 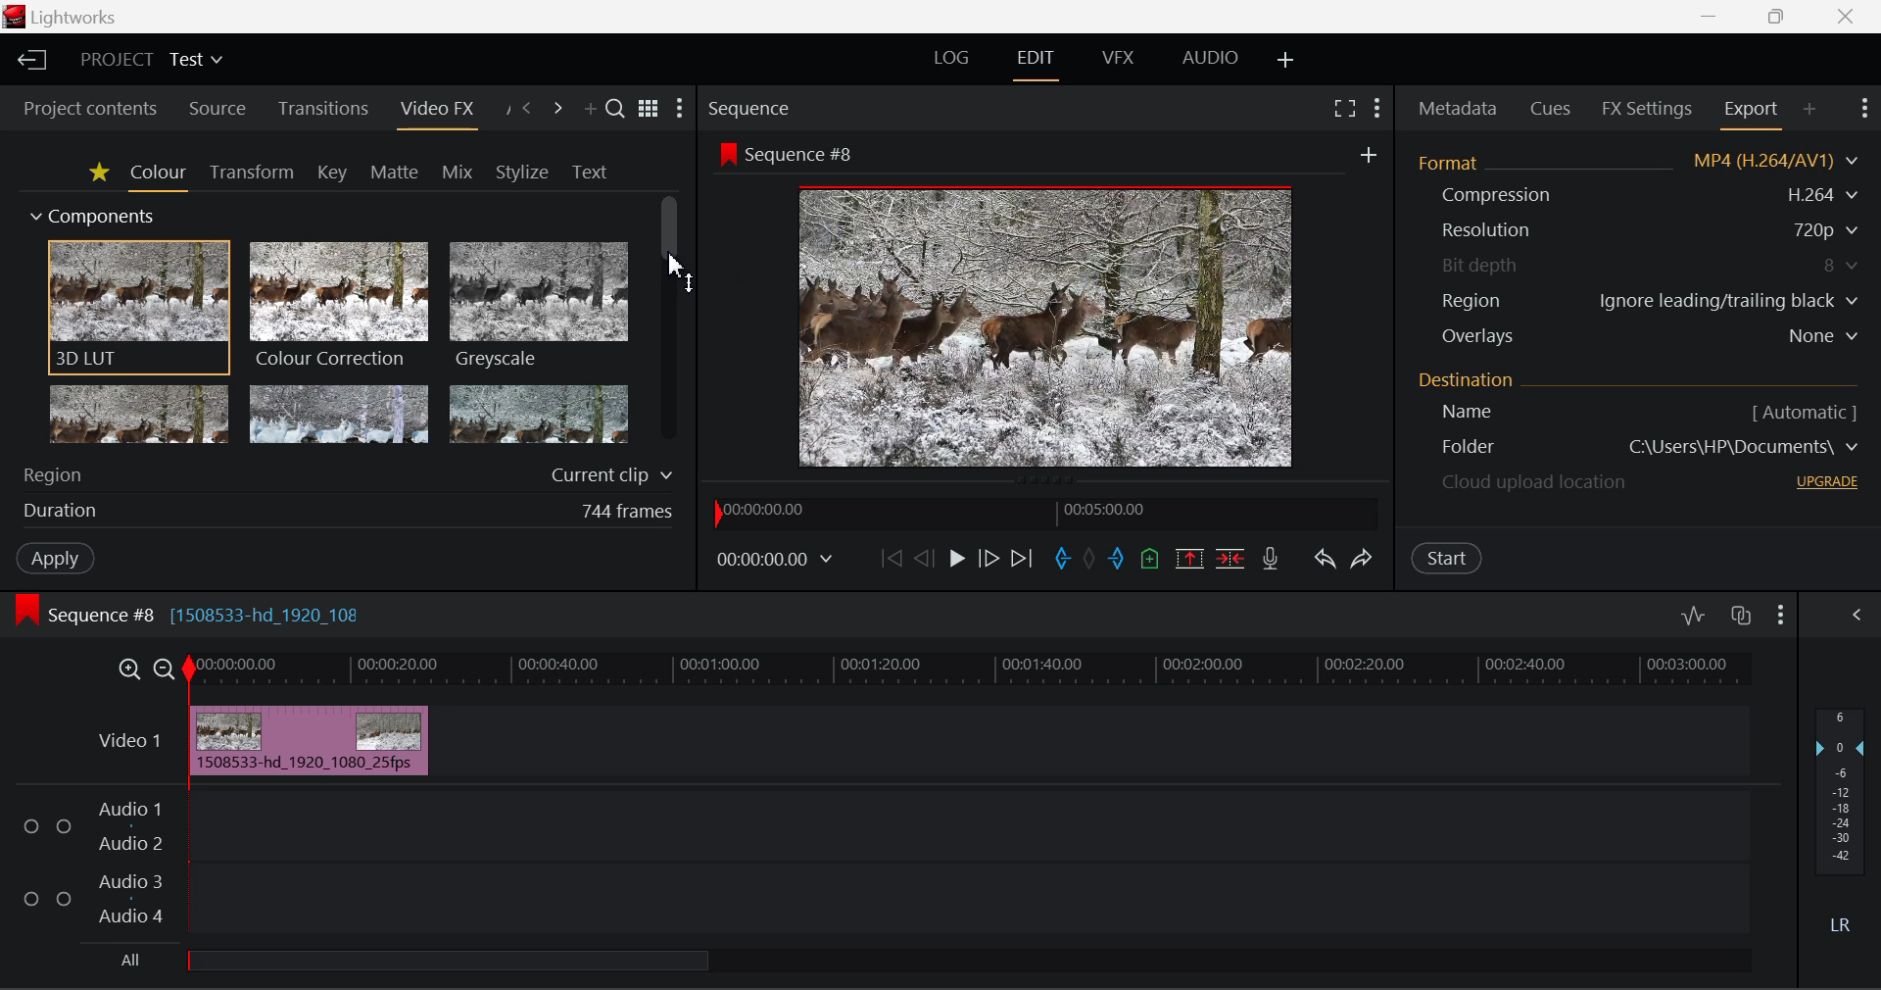 I want to click on Show Settings, so click(x=1864, y=112).